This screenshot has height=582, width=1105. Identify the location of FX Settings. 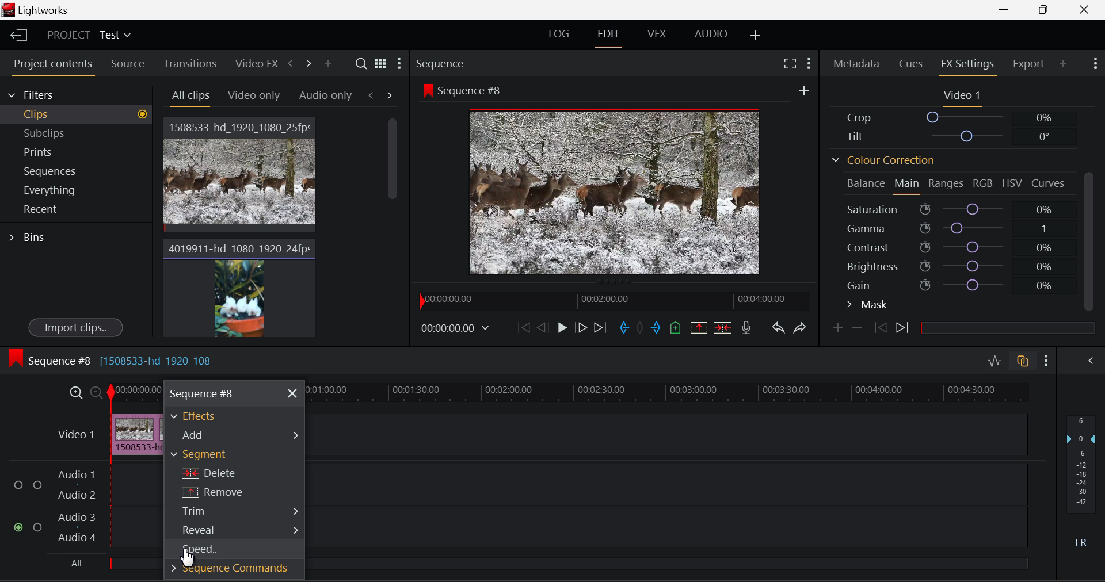
(965, 64).